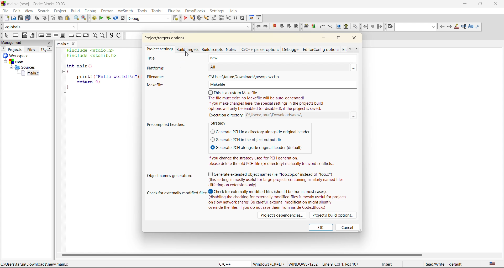 The height and width of the screenshot is (268, 504). I want to click on plugins, so click(175, 11).